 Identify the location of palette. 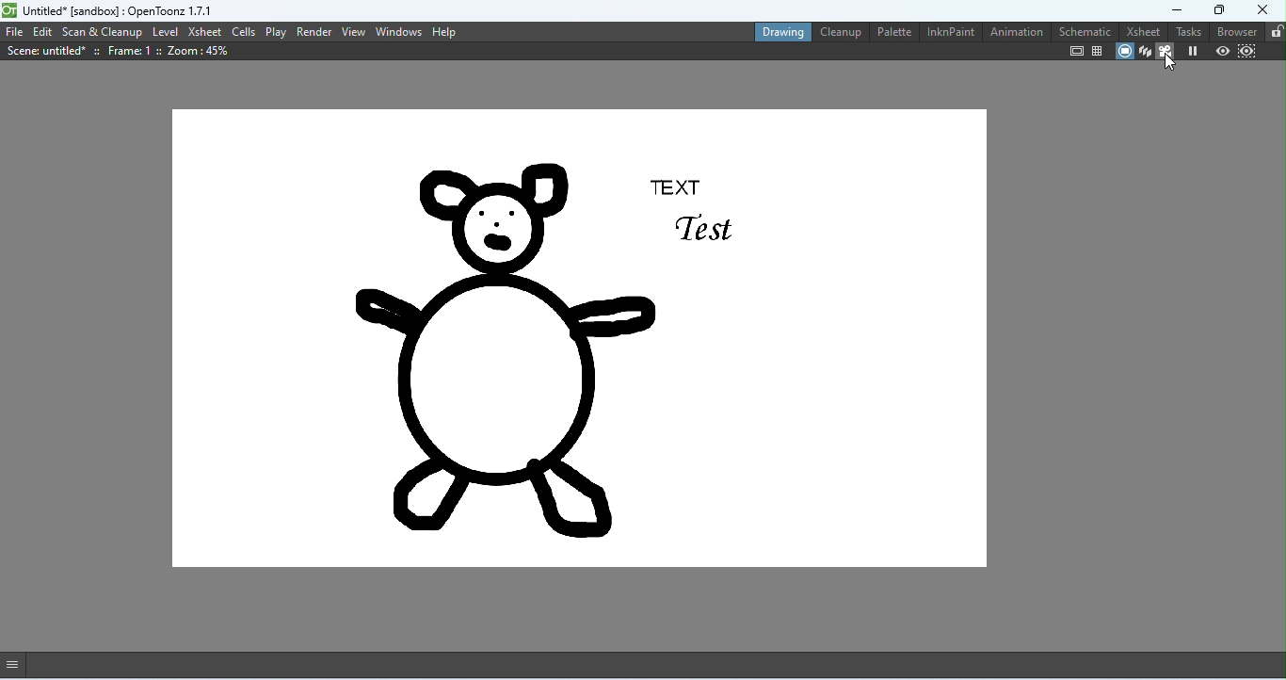
(892, 31).